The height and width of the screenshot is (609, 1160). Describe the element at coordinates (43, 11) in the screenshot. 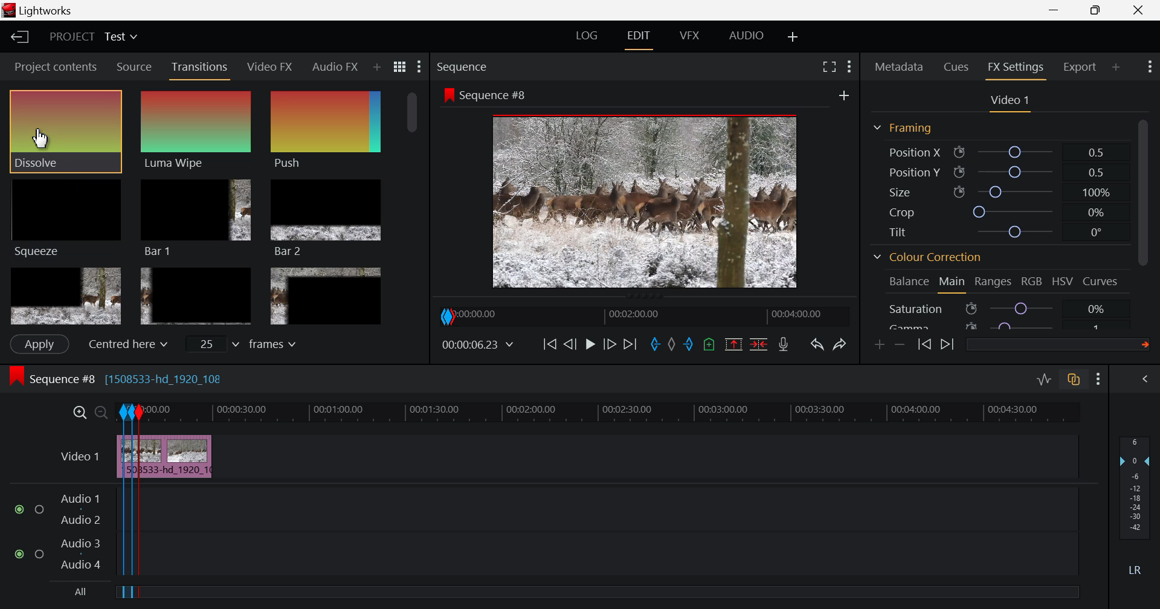

I see `Lightworks` at that location.